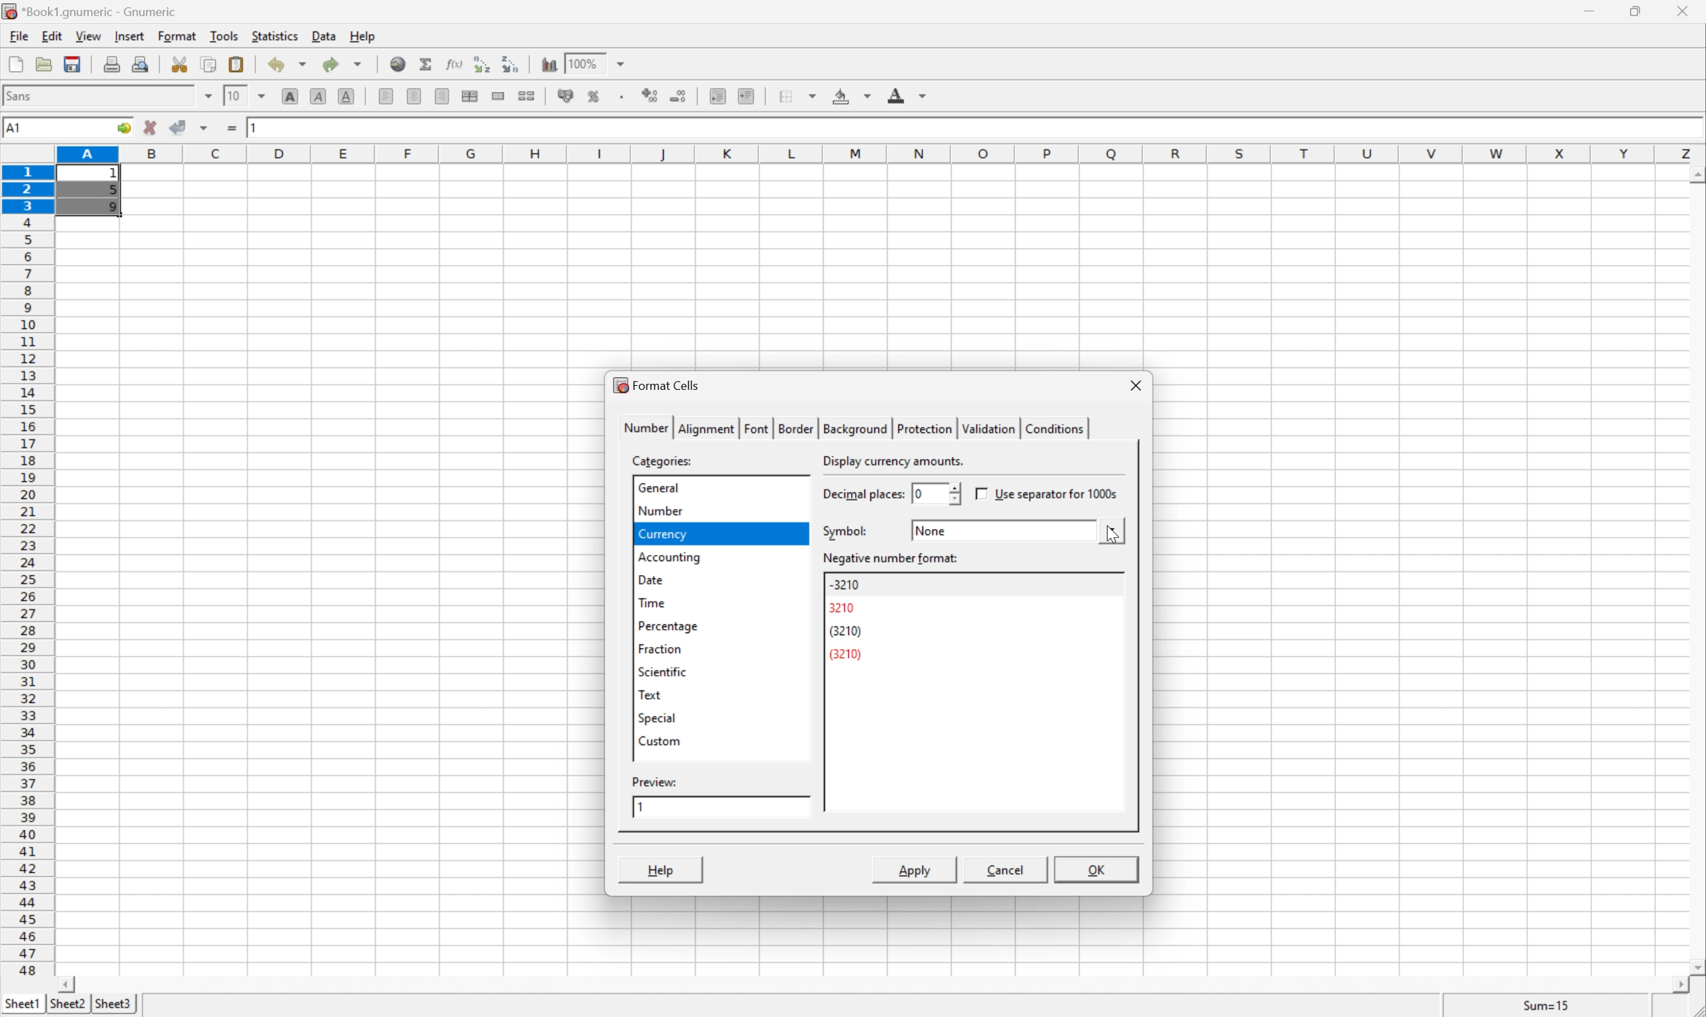 The width and height of the screenshot is (1706, 1017). What do you see at coordinates (661, 534) in the screenshot?
I see `currency` at bounding box center [661, 534].